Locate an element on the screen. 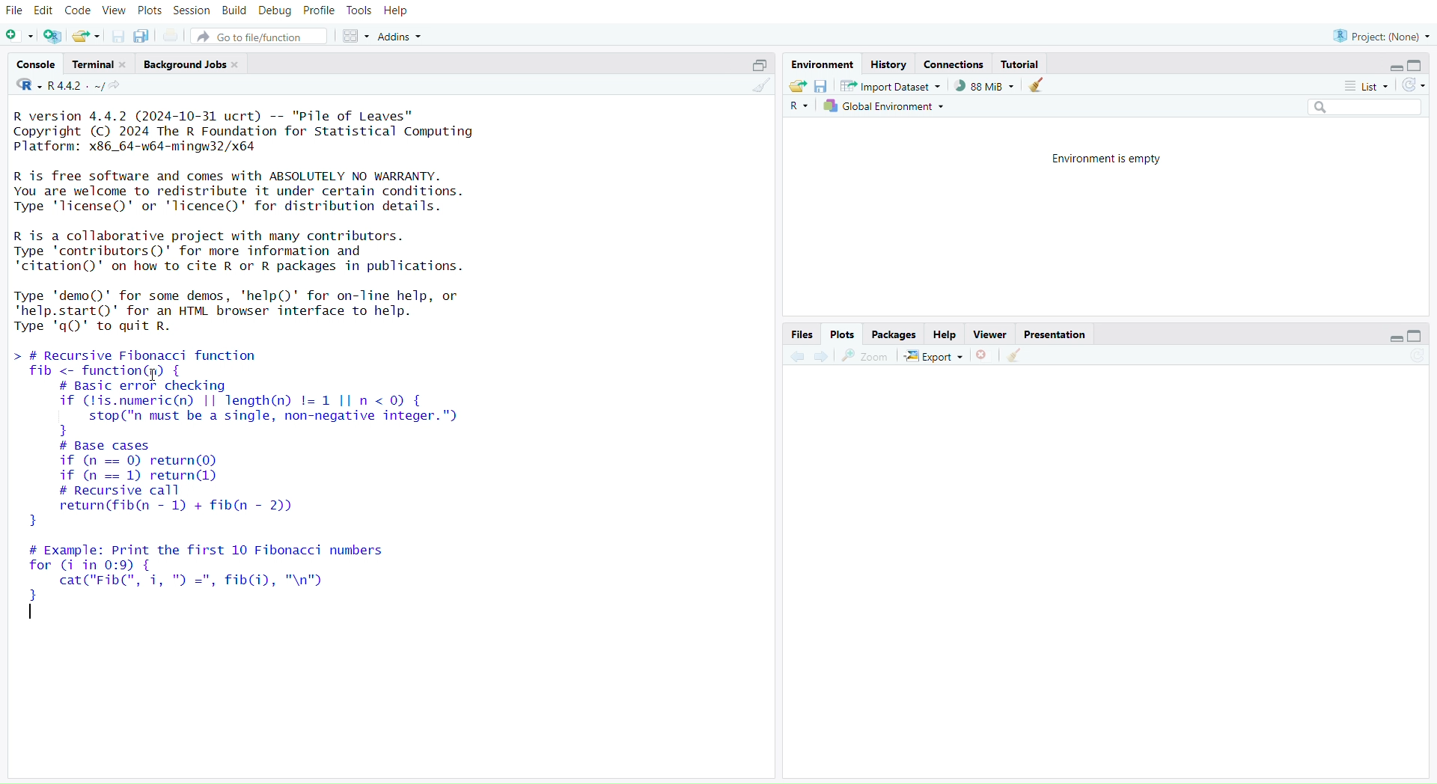 Image resolution: width=1437 pixels, height=784 pixels. text cursor is located at coordinates (33, 615).